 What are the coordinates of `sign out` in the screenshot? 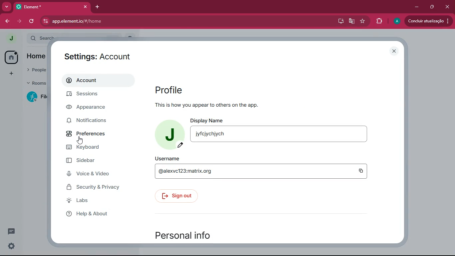 It's located at (177, 196).